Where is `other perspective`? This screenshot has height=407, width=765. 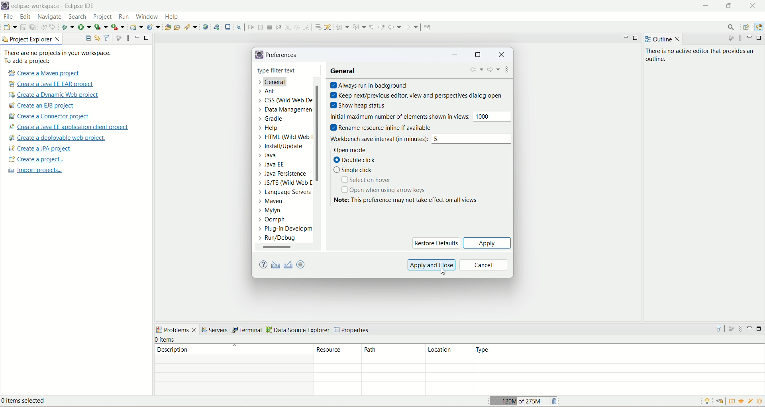 other perspective is located at coordinates (747, 27).